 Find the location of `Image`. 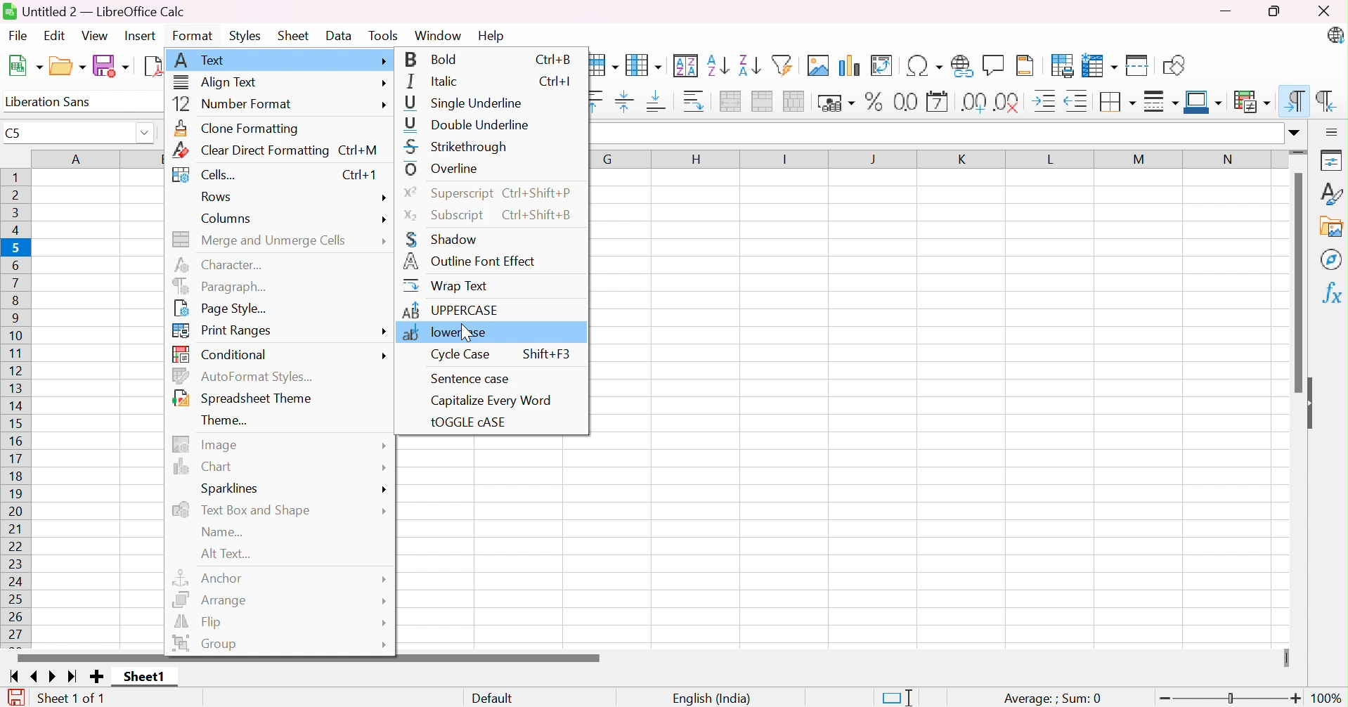

Image is located at coordinates (202, 444).